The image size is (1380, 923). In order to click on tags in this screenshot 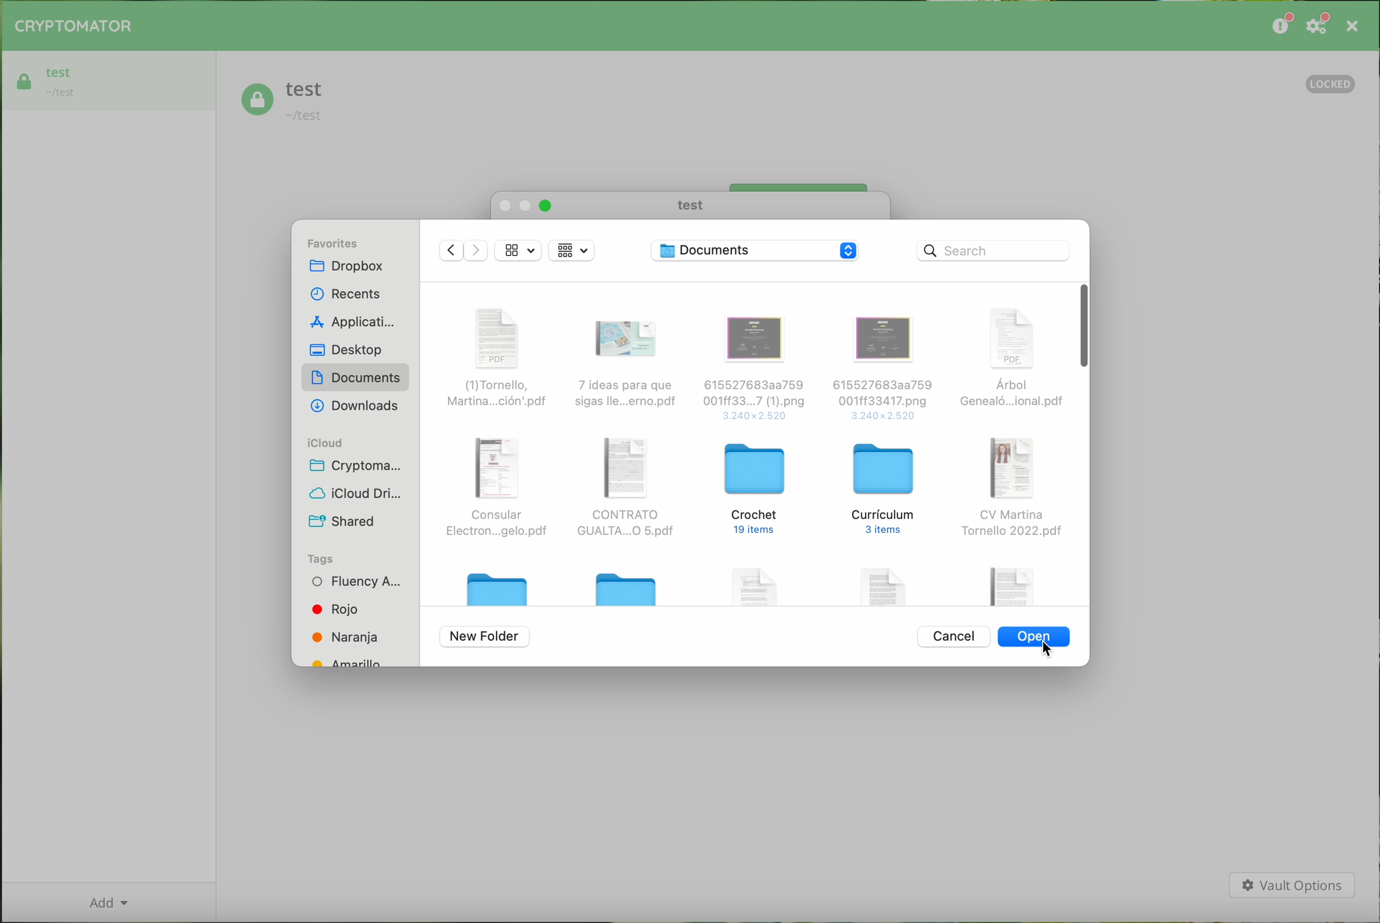, I will do `click(322, 559)`.